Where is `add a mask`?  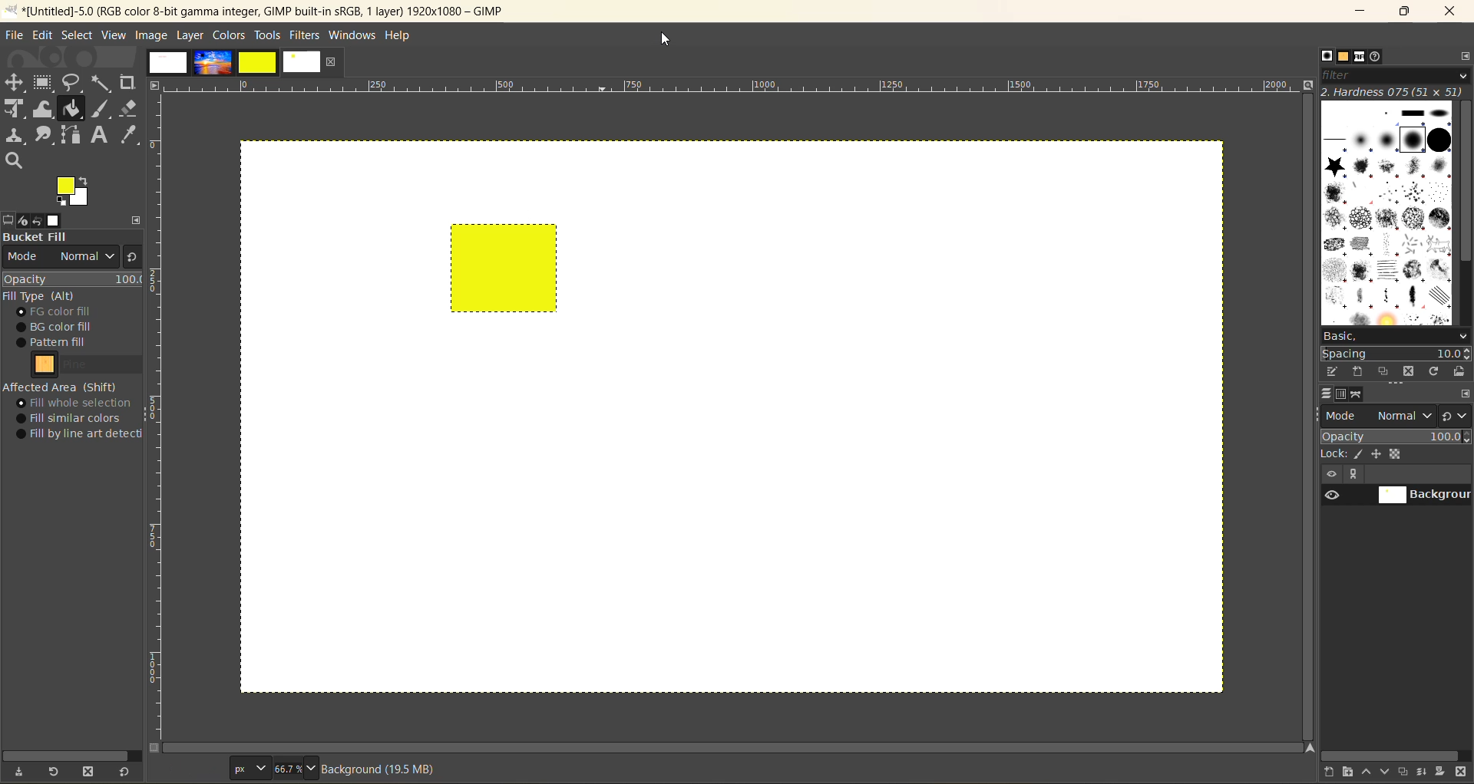 add a mask is located at coordinates (1441, 772).